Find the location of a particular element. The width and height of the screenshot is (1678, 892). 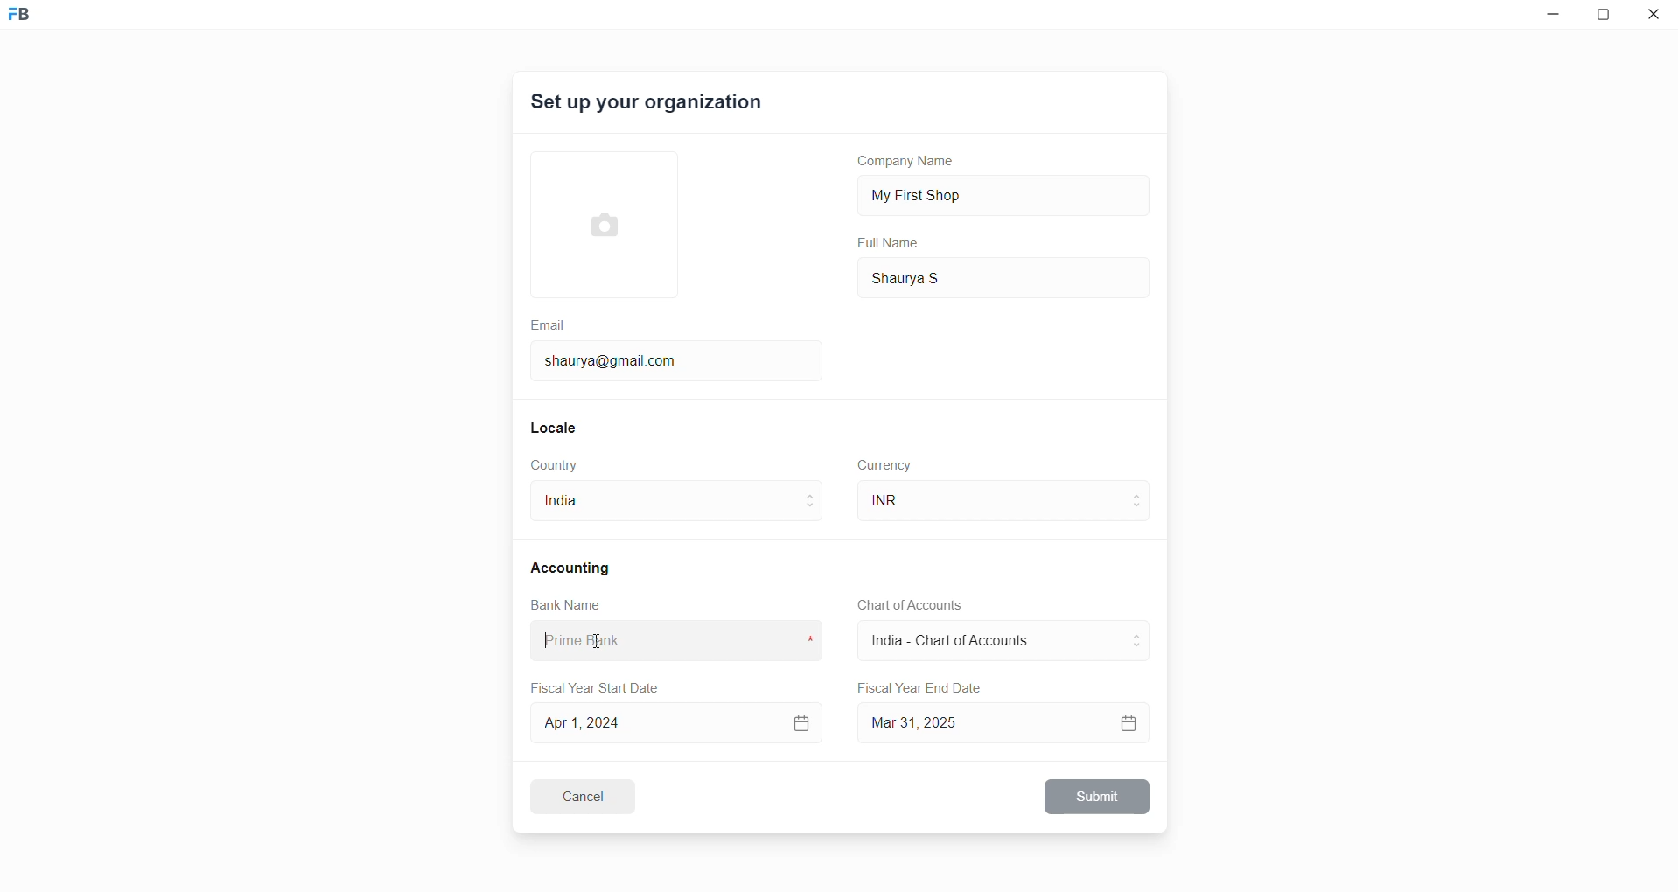

Email is located at coordinates (550, 323).